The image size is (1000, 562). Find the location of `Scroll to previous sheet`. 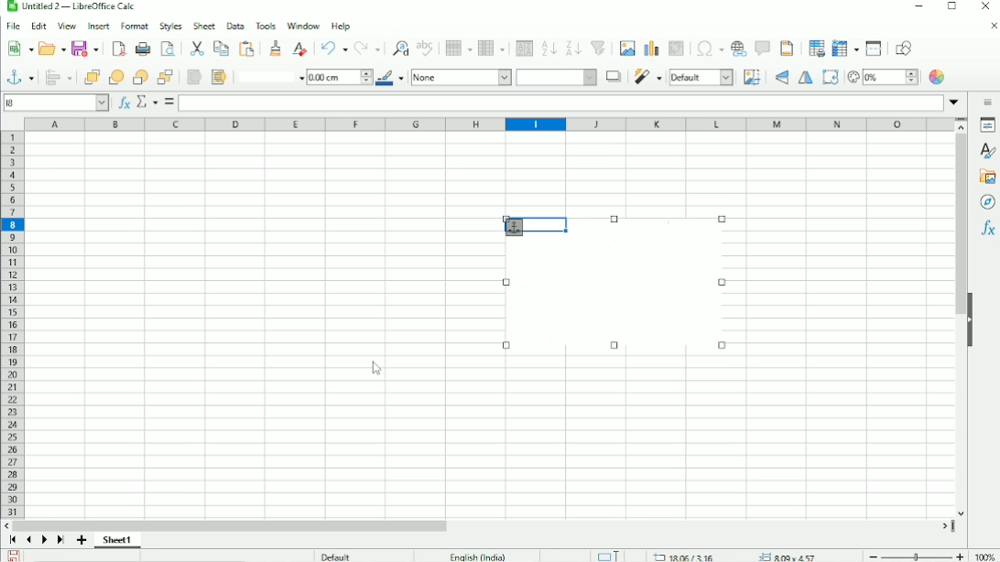

Scroll to previous sheet is located at coordinates (28, 540).